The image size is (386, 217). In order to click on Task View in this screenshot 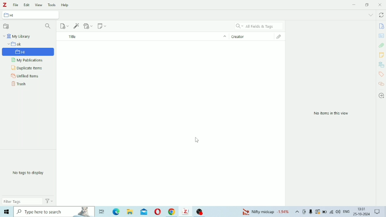, I will do `click(102, 212)`.